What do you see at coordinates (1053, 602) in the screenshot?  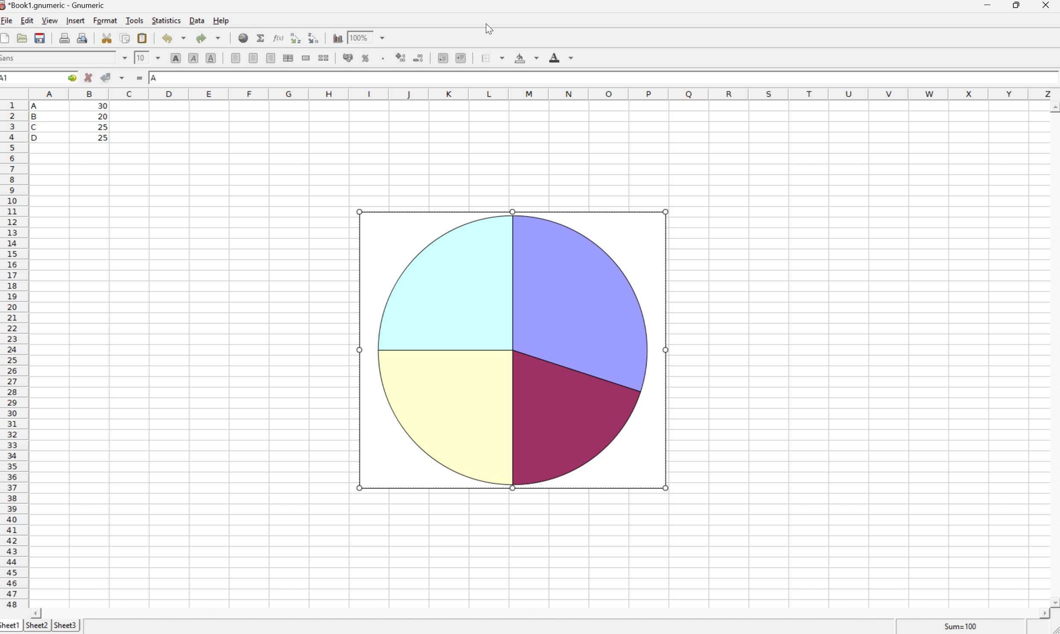 I see `Scroll Down` at bounding box center [1053, 602].